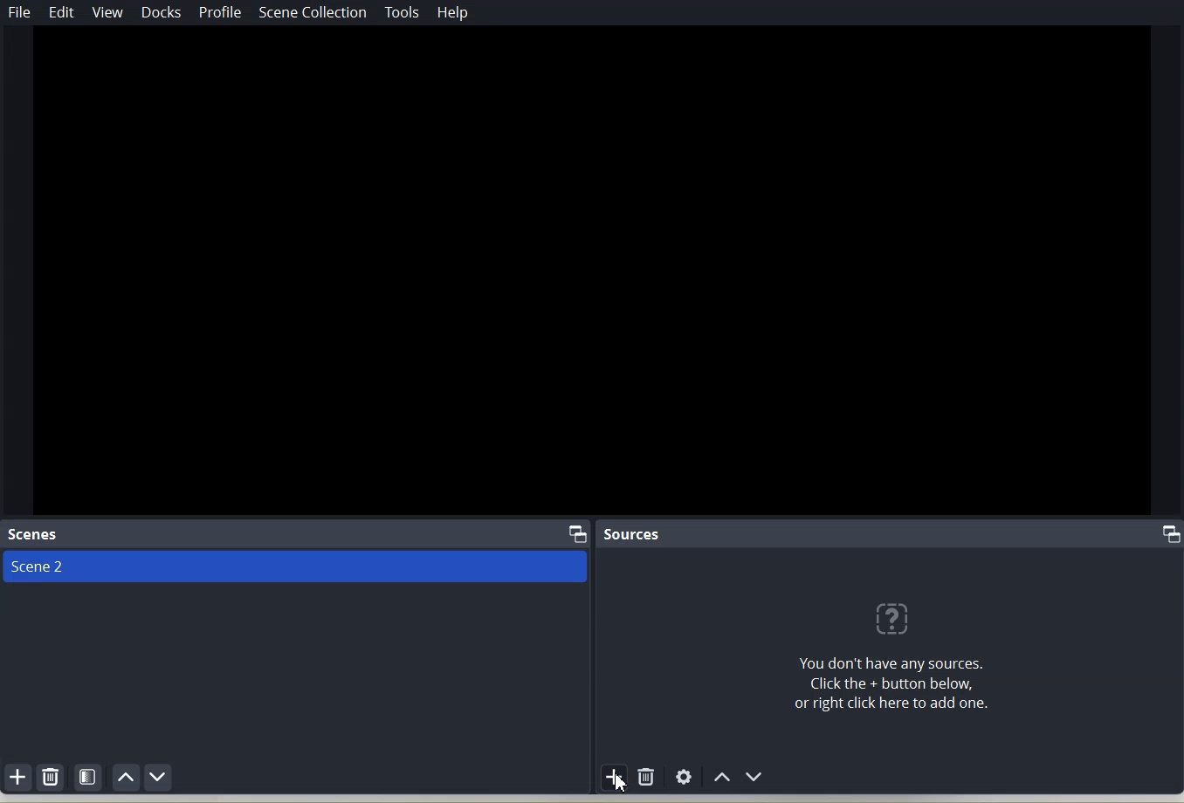  I want to click on Maximize, so click(579, 533).